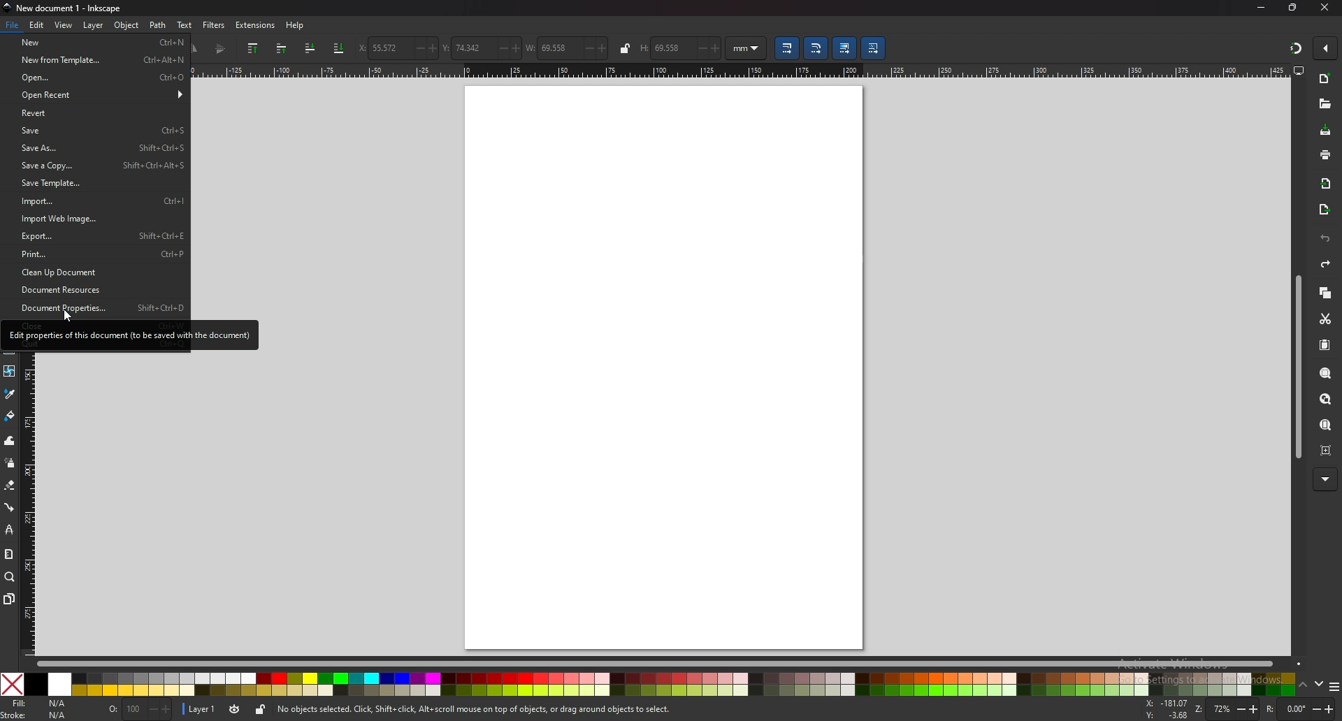  What do you see at coordinates (1294, 48) in the screenshot?
I see `snapping` at bounding box center [1294, 48].